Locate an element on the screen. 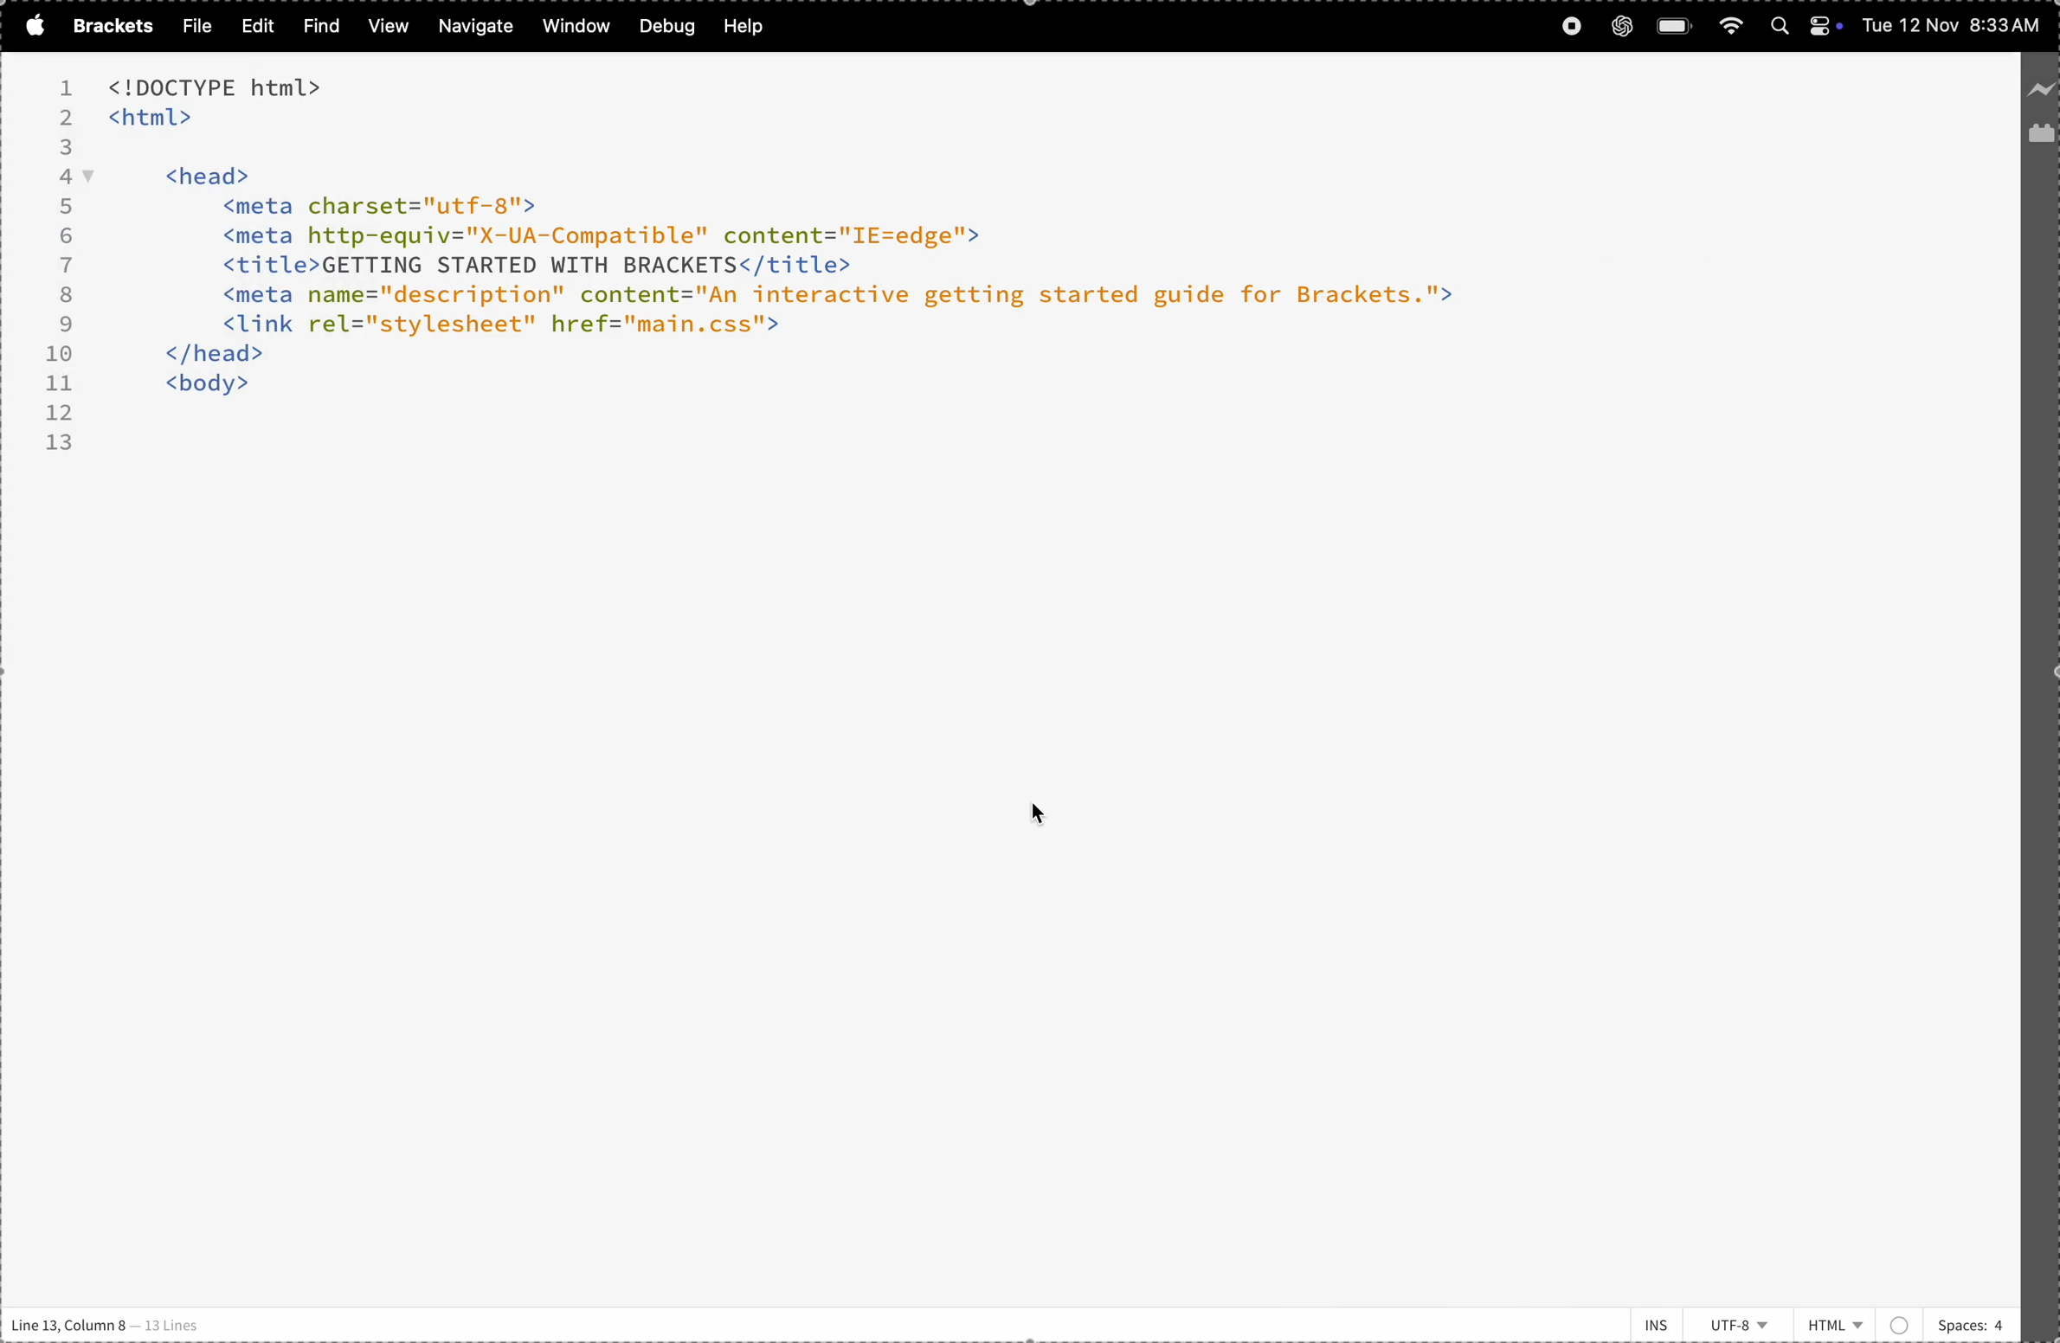  chatgpt is located at coordinates (1621, 25).